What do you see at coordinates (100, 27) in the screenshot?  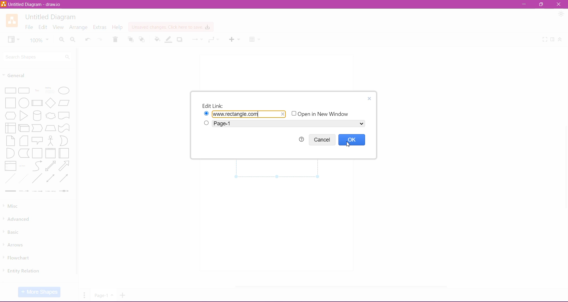 I see `Extras` at bounding box center [100, 27].